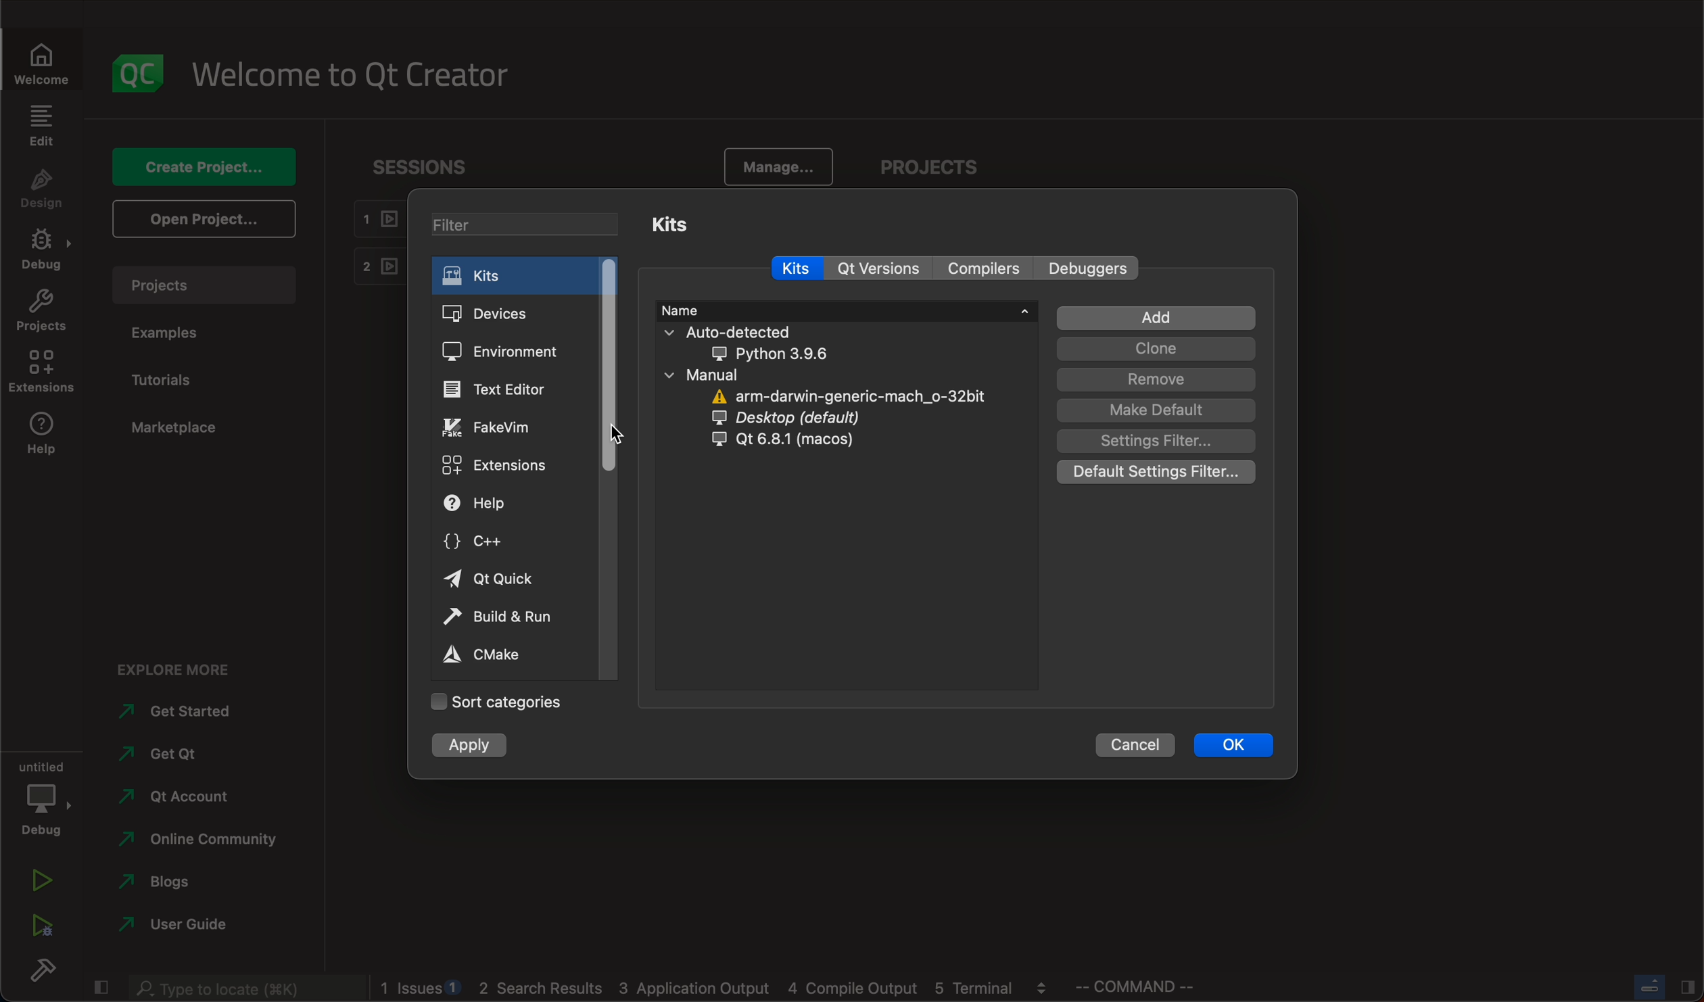 The height and width of the screenshot is (1002, 1704). Describe the element at coordinates (1150, 441) in the screenshot. I see `filter` at that location.